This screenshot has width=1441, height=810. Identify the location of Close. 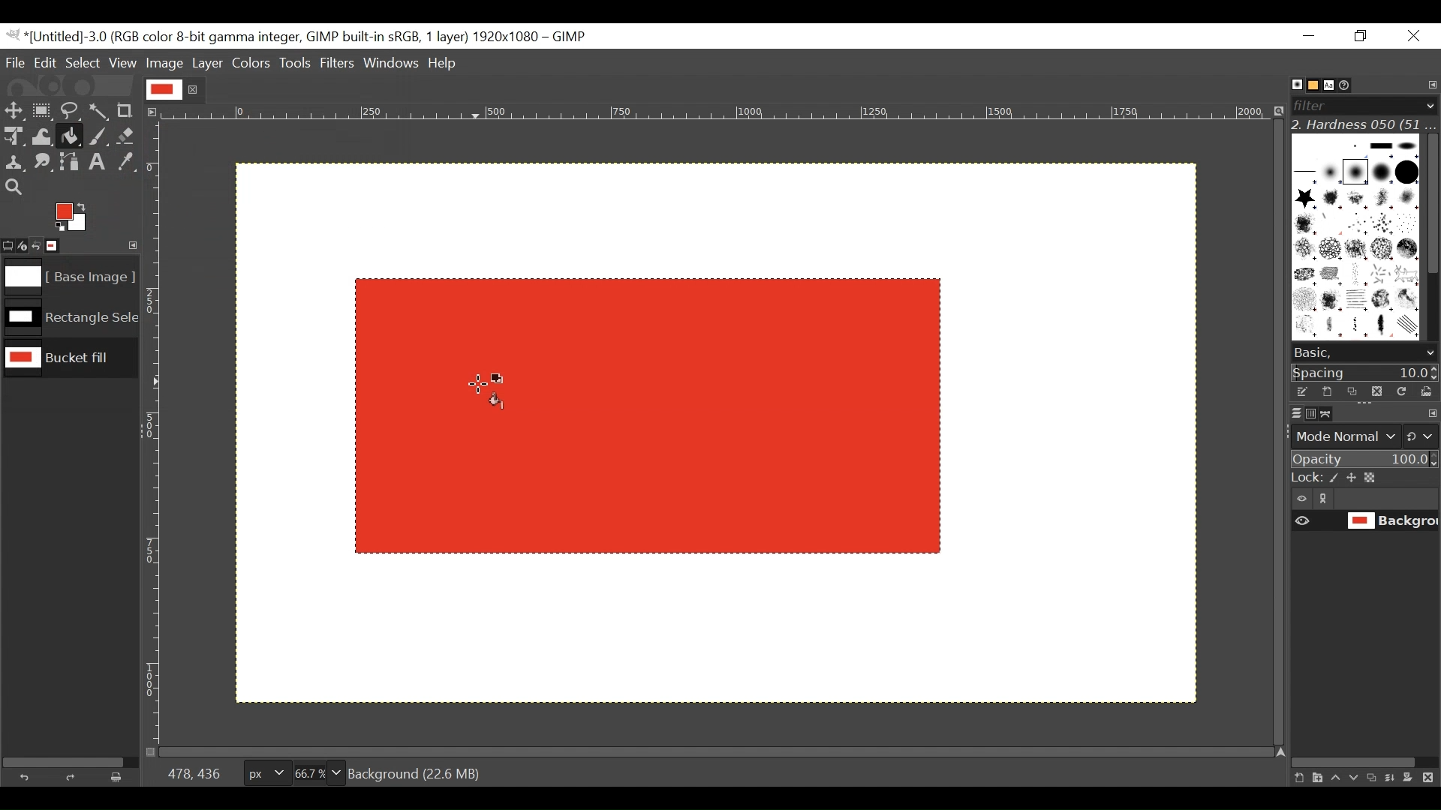
(1412, 37).